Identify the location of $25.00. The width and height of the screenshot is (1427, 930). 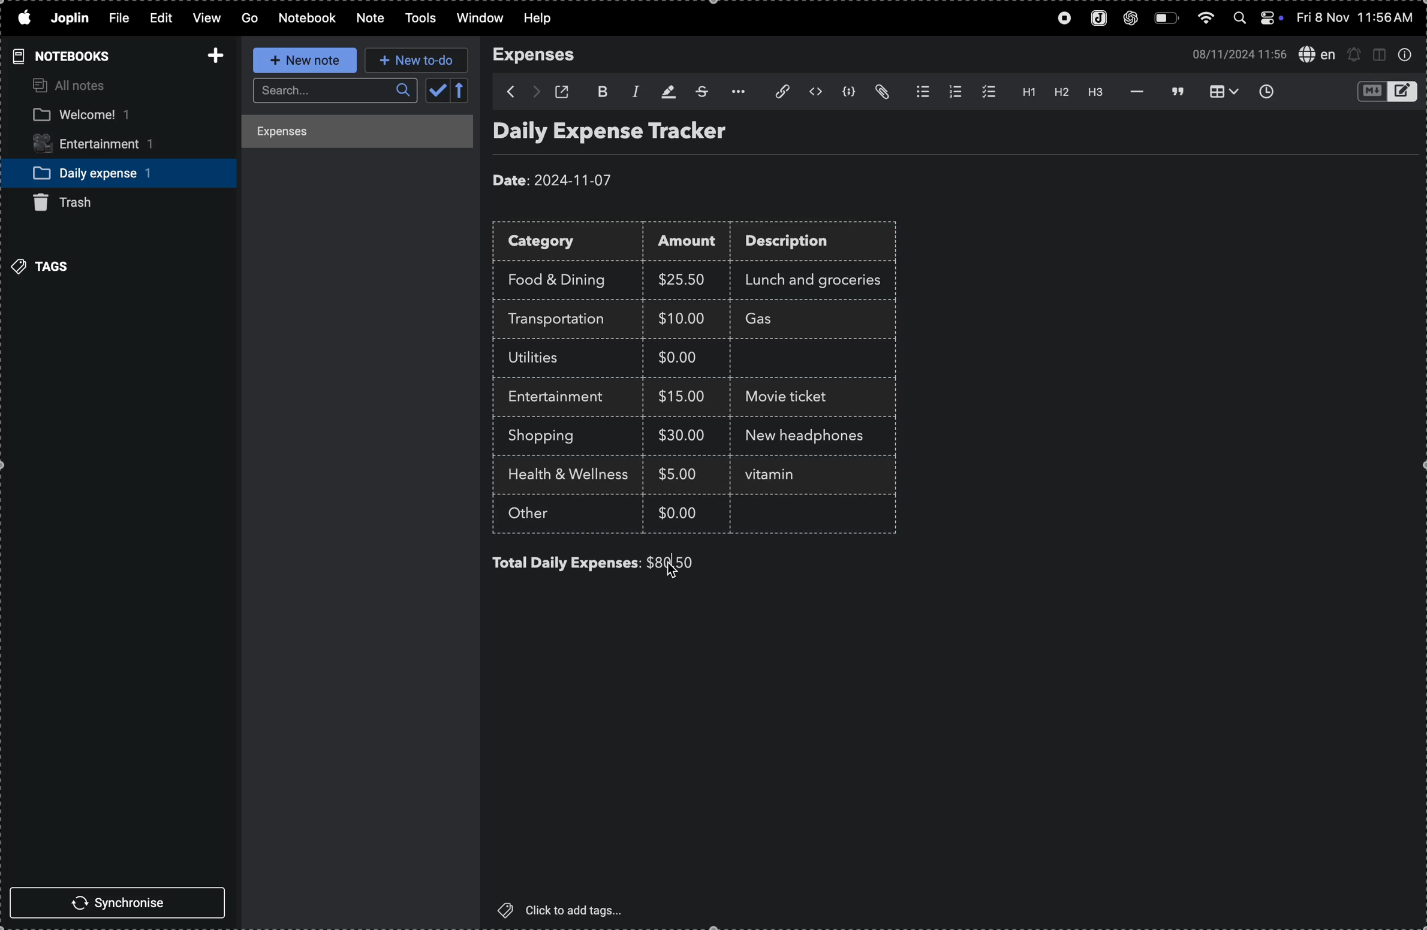
(685, 280).